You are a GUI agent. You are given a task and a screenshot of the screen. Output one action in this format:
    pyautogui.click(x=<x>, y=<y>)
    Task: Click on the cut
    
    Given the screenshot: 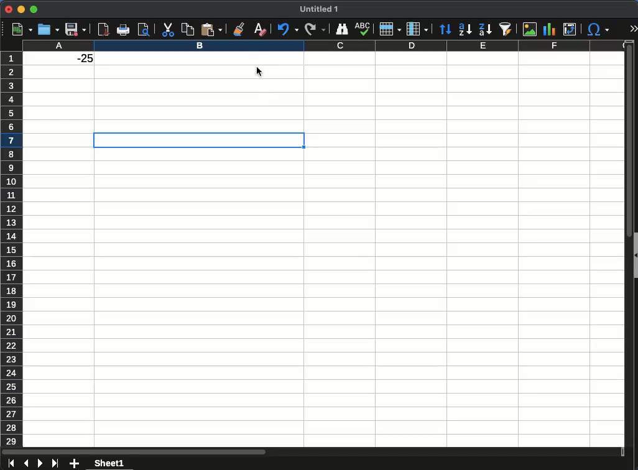 What is the action you would take?
    pyautogui.click(x=167, y=29)
    